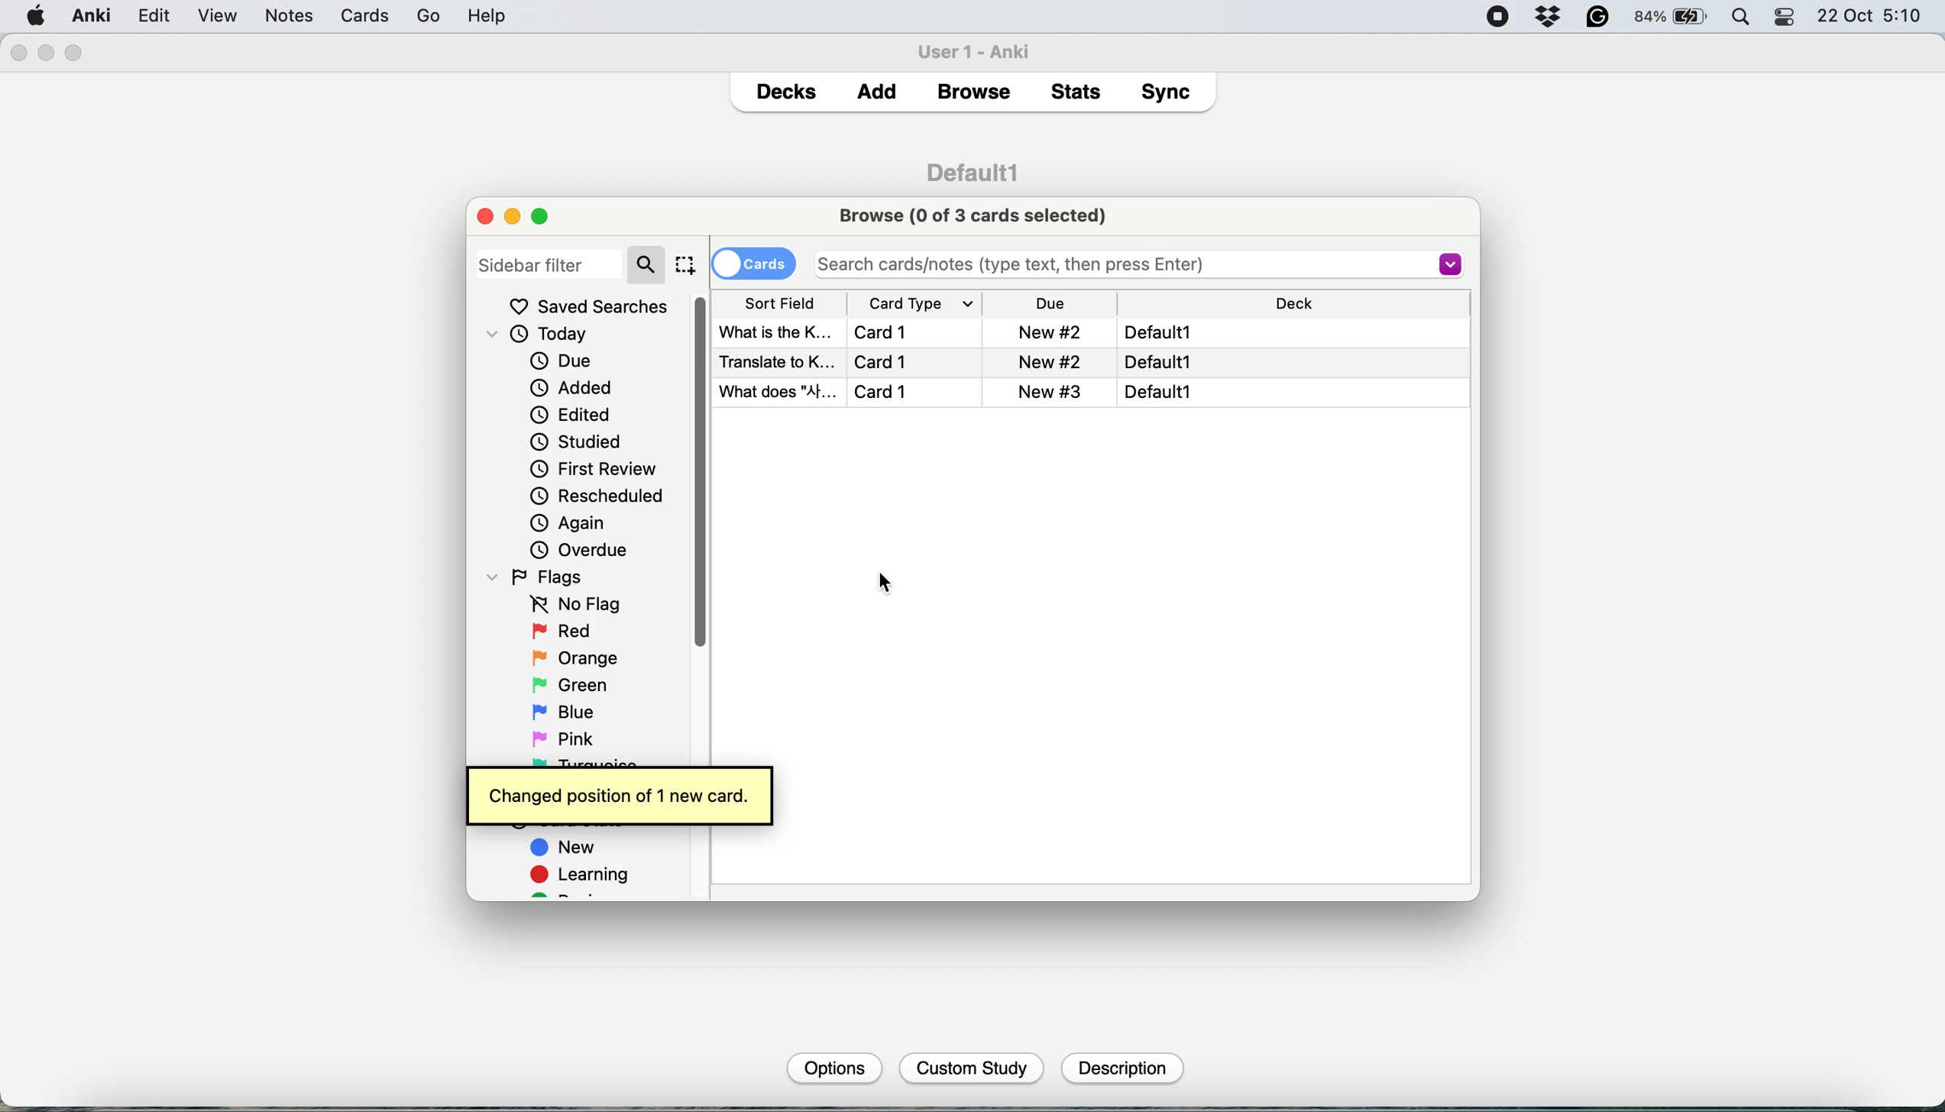 The image size is (1945, 1112). I want to click on maximise, so click(546, 215).